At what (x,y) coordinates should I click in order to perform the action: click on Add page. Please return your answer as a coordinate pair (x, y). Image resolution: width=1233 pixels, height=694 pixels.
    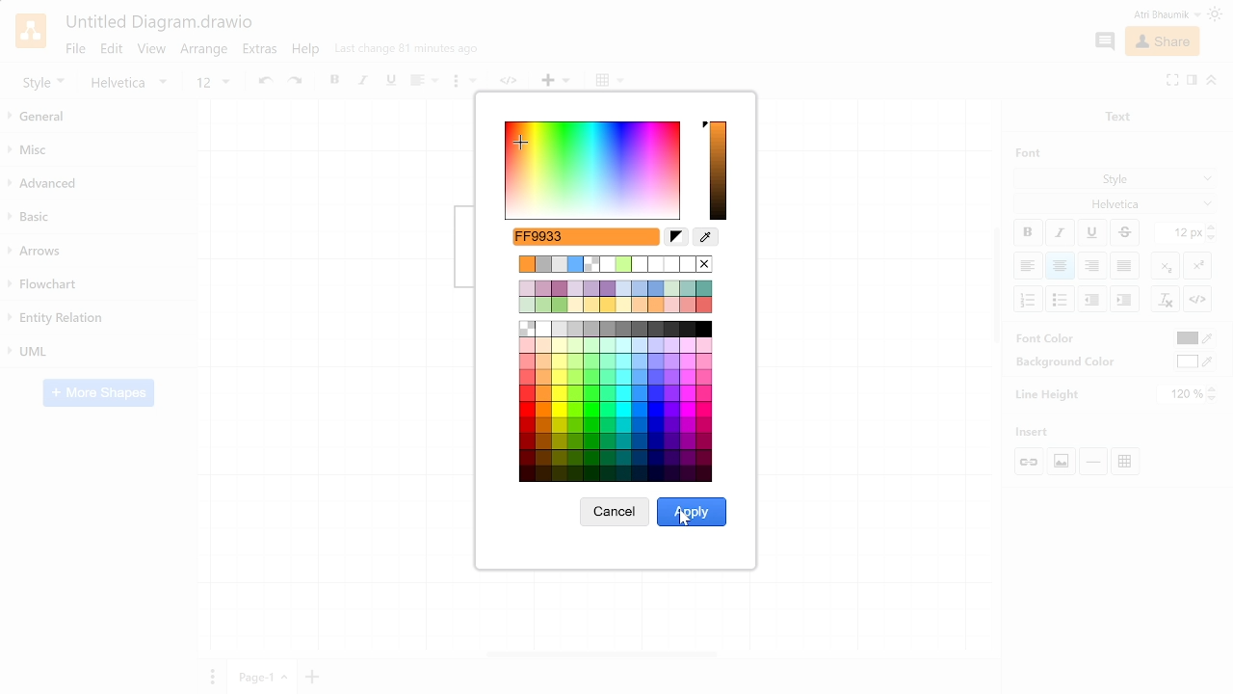
    Looking at the image, I should click on (315, 676).